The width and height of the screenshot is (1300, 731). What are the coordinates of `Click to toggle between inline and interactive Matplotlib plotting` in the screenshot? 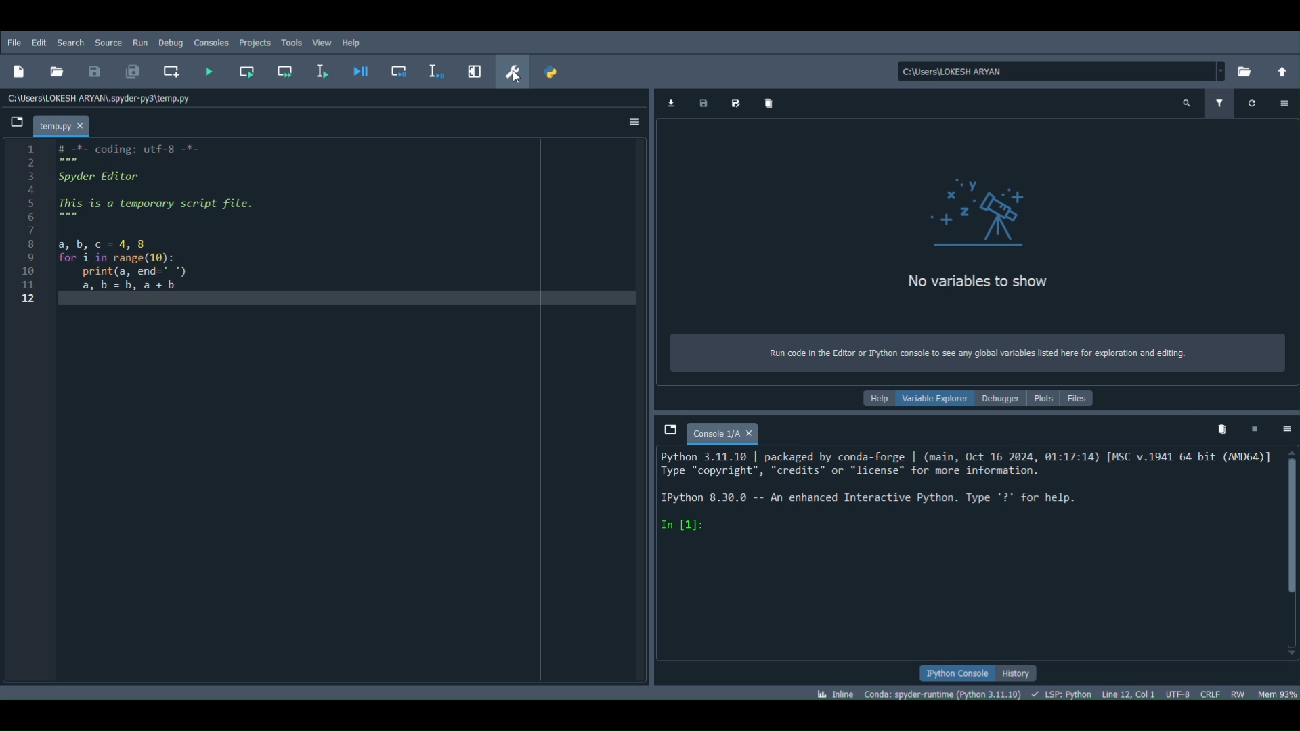 It's located at (838, 690).